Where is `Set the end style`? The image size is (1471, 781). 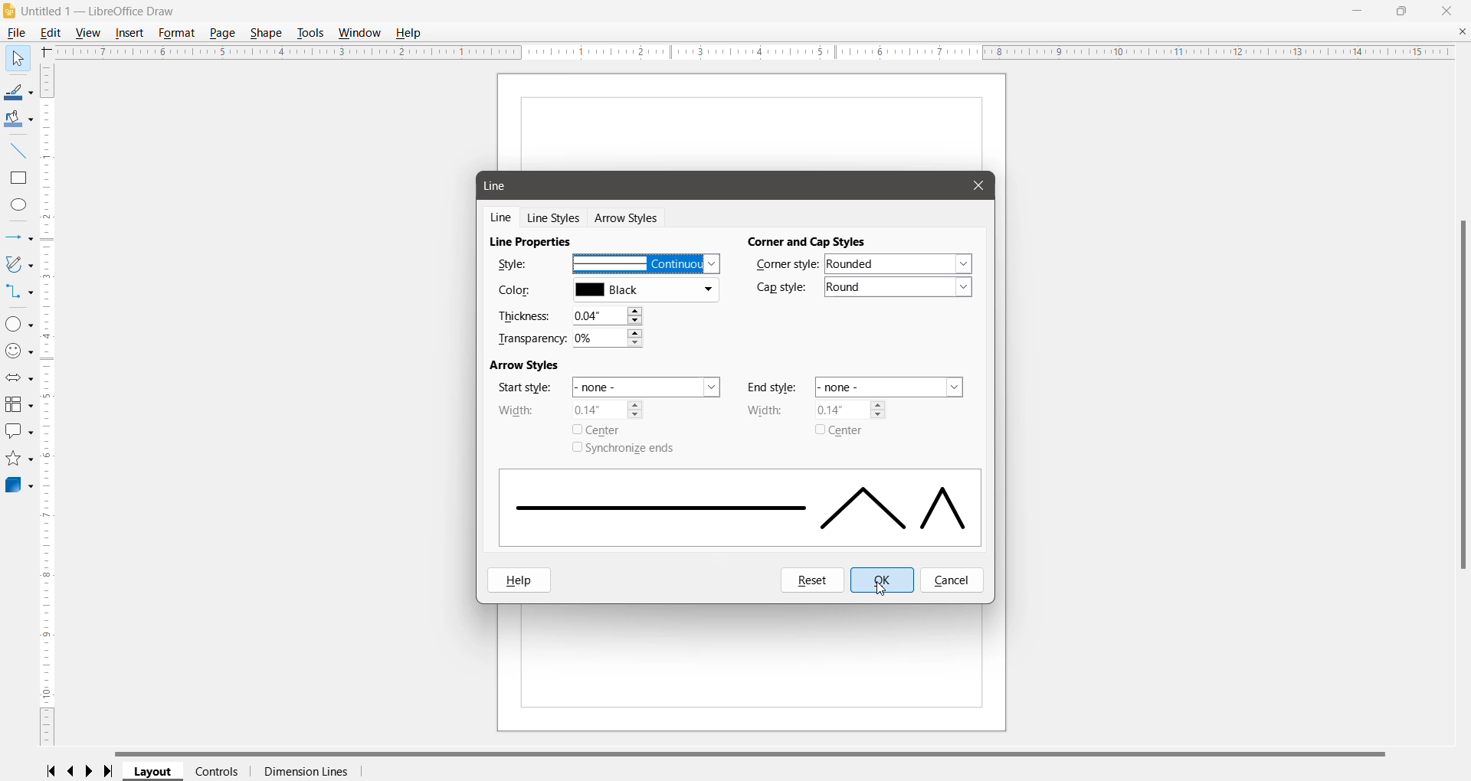
Set the end style is located at coordinates (889, 387).